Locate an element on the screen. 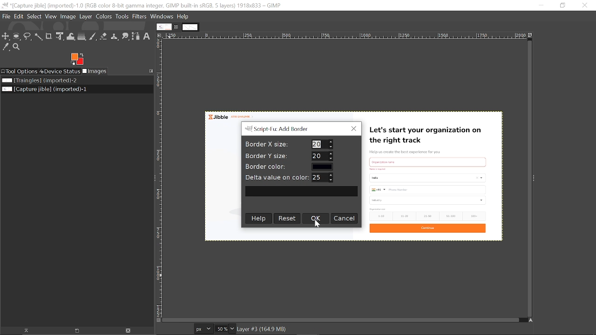  Paintbrush tool is located at coordinates (94, 37).